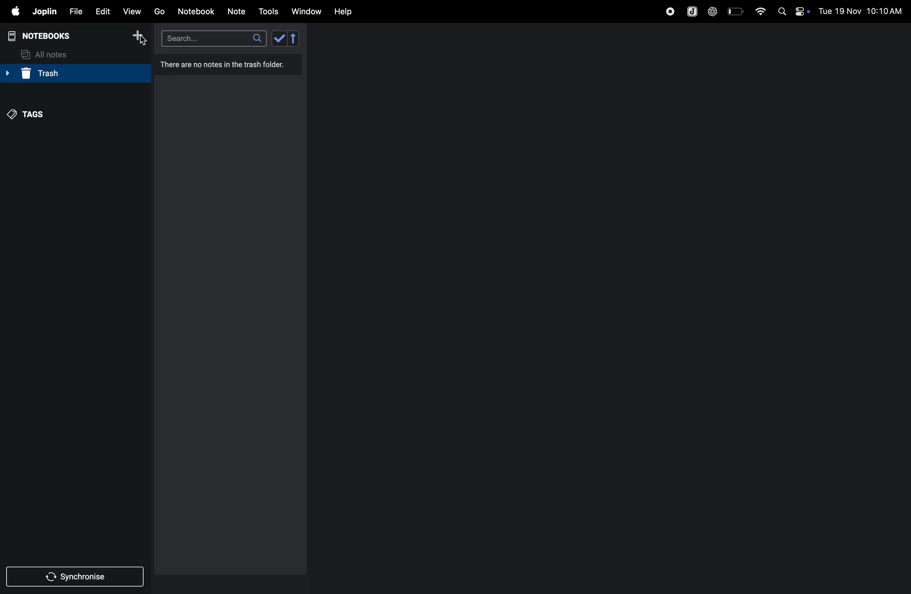 This screenshot has width=911, height=594. Describe the element at coordinates (50, 54) in the screenshot. I see `all notes` at that location.